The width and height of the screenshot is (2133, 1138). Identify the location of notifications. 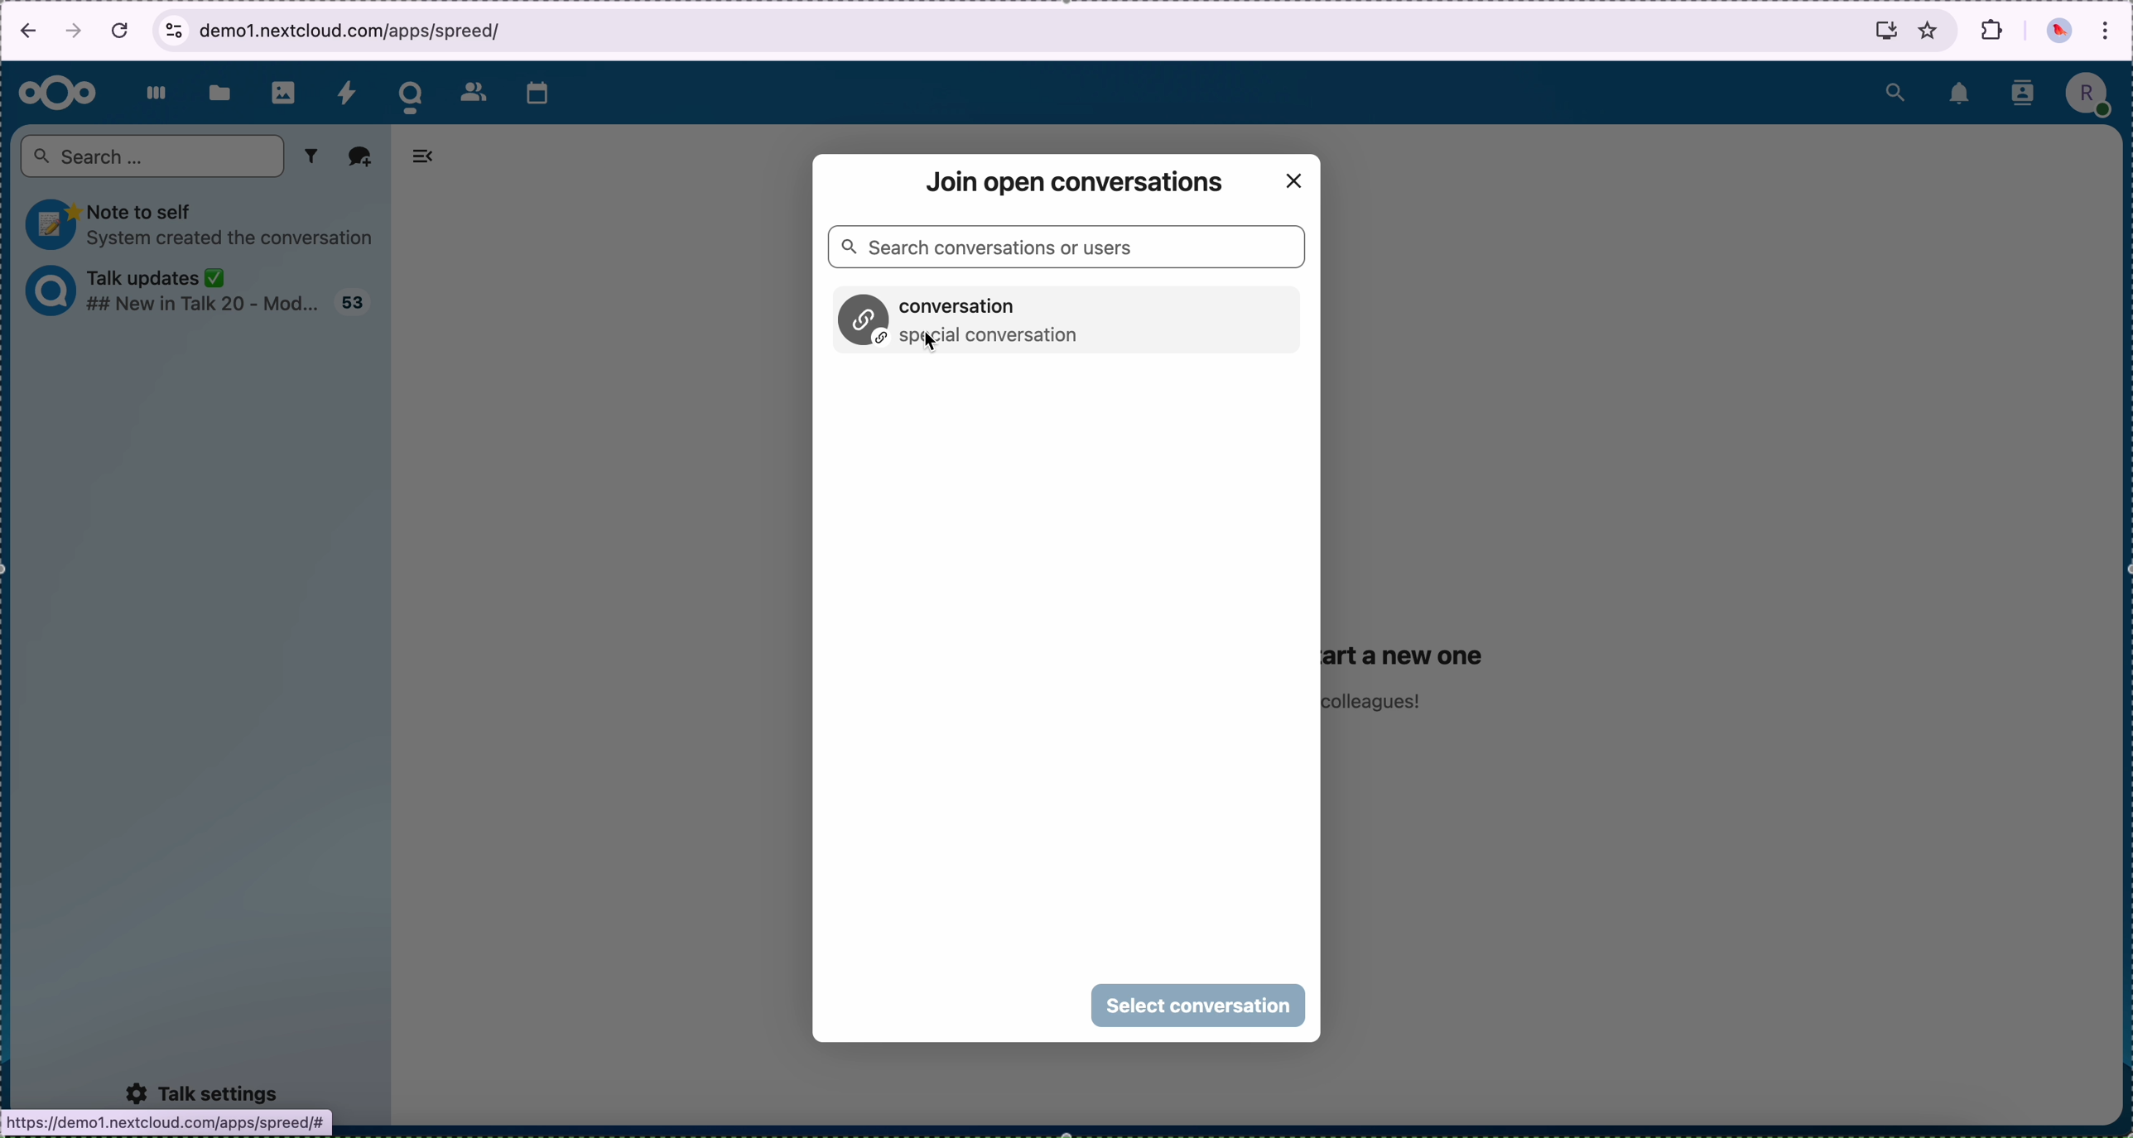
(1960, 94).